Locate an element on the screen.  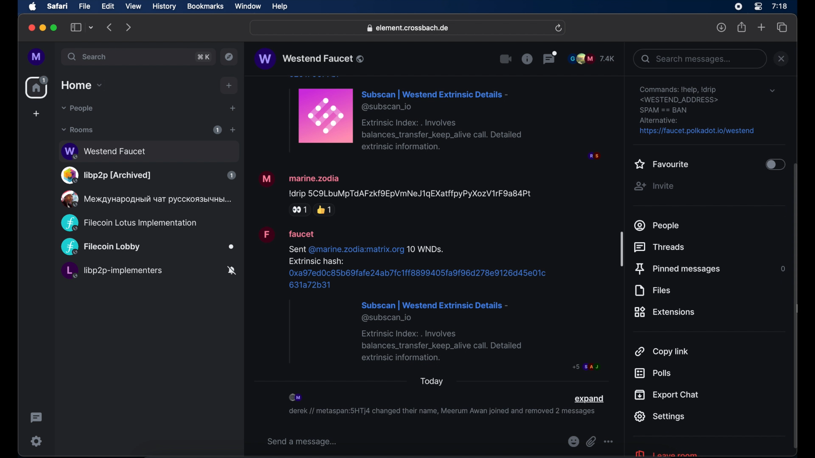
more options is located at coordinates (609, 442).